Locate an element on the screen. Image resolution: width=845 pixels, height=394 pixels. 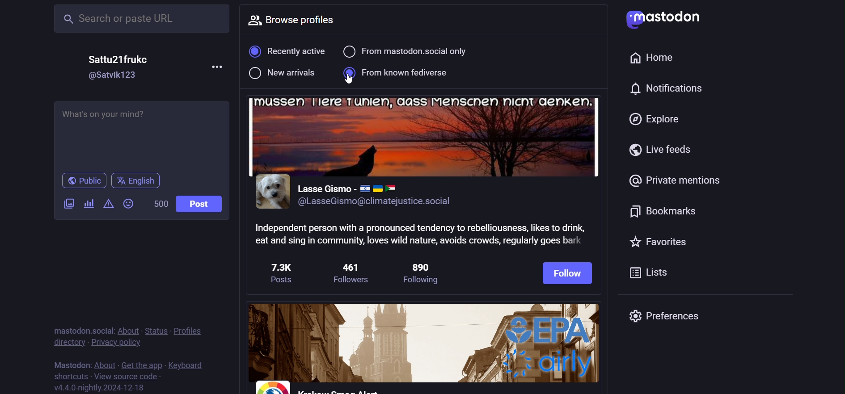
get the app is located at coordinates (141, 363).